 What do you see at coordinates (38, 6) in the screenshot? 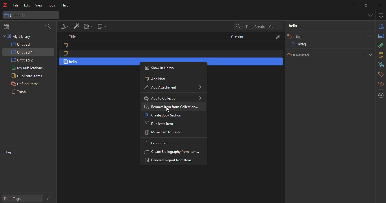
I see `view` at bounding box center [38, 6].